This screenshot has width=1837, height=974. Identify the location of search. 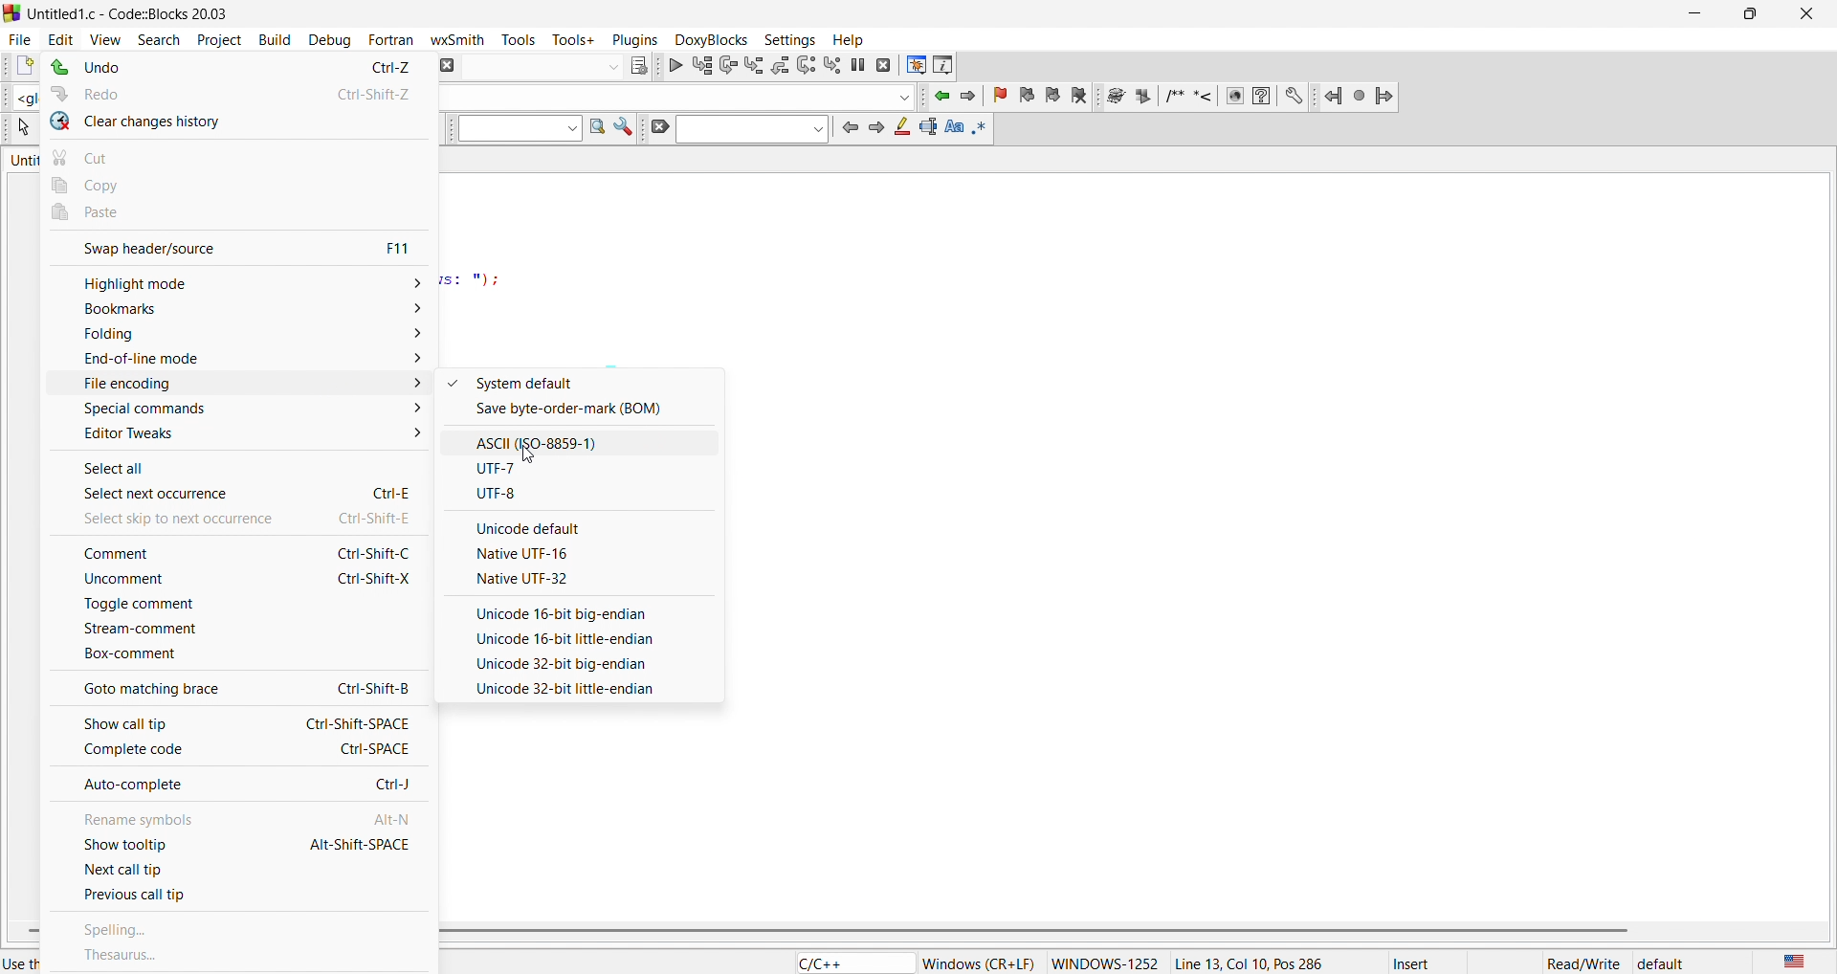
(158, 39).